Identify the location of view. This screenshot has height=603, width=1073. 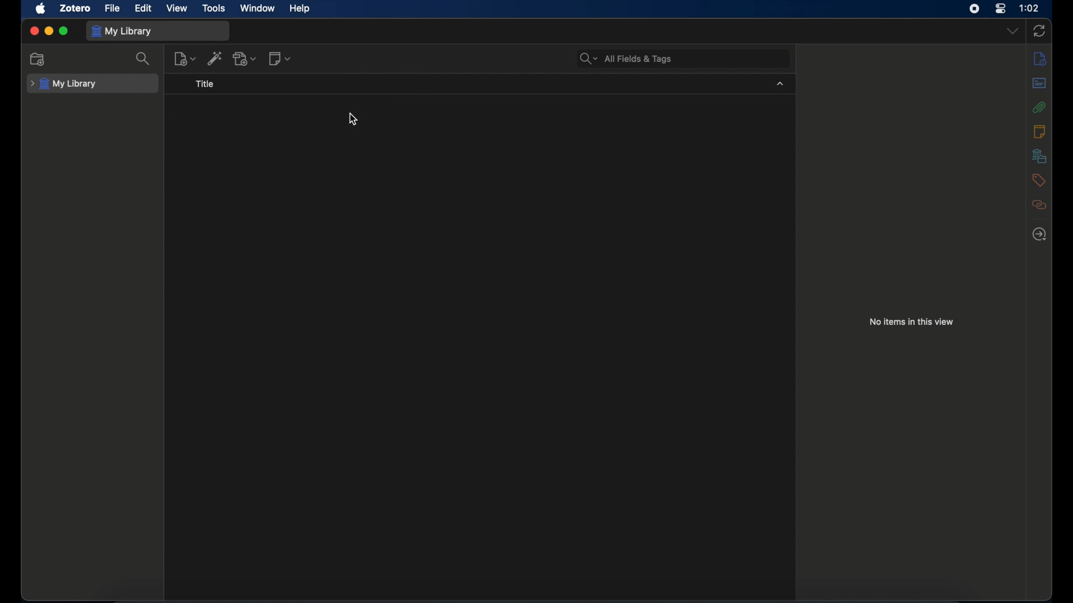
(175, 8).